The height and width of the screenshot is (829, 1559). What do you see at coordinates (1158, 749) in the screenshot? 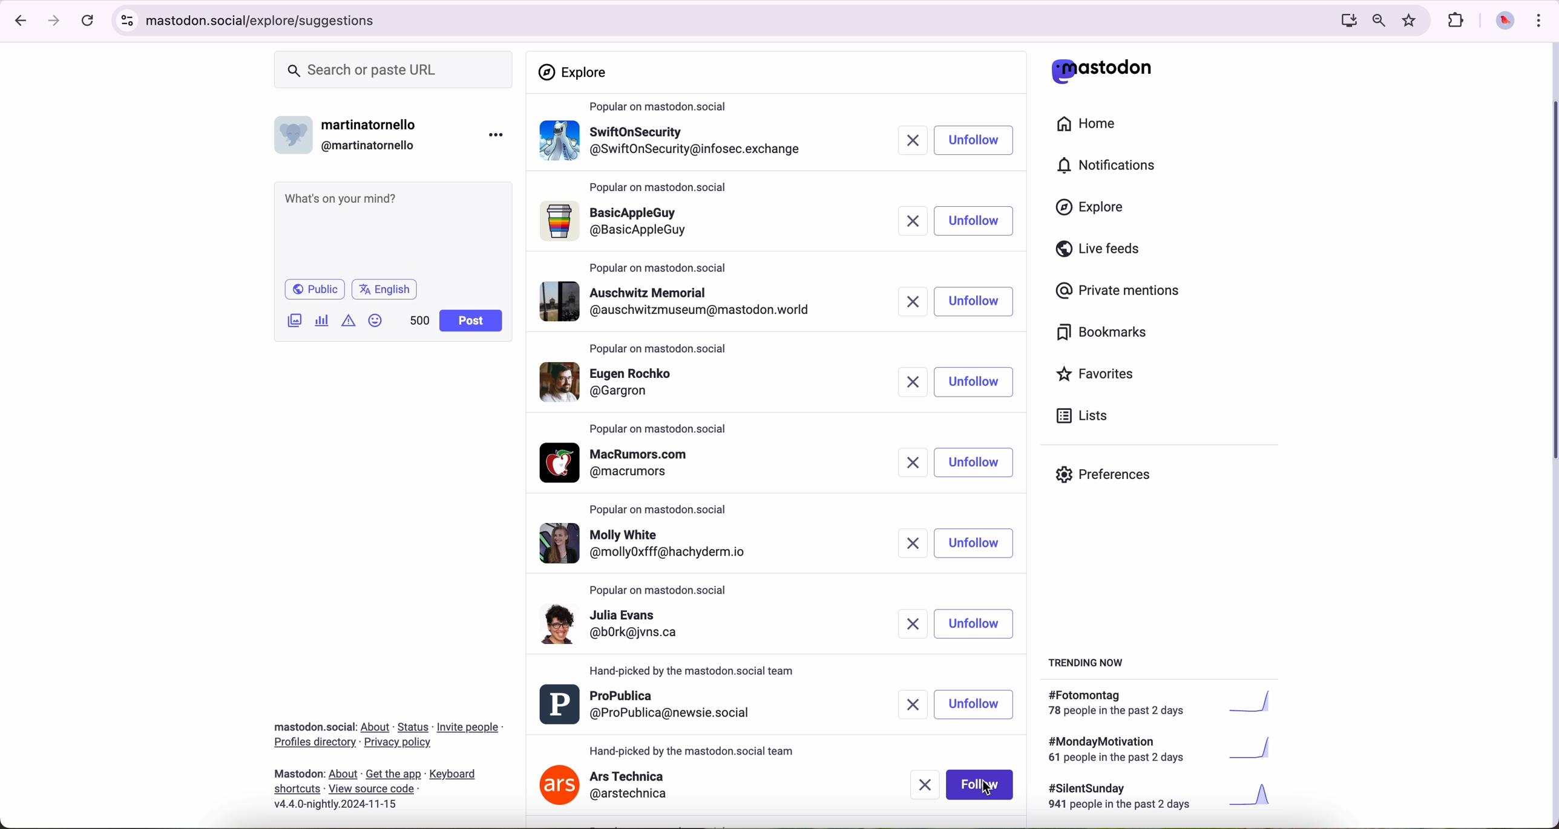
I see `#mondaymotivation` at bounding box center [1158, 749].